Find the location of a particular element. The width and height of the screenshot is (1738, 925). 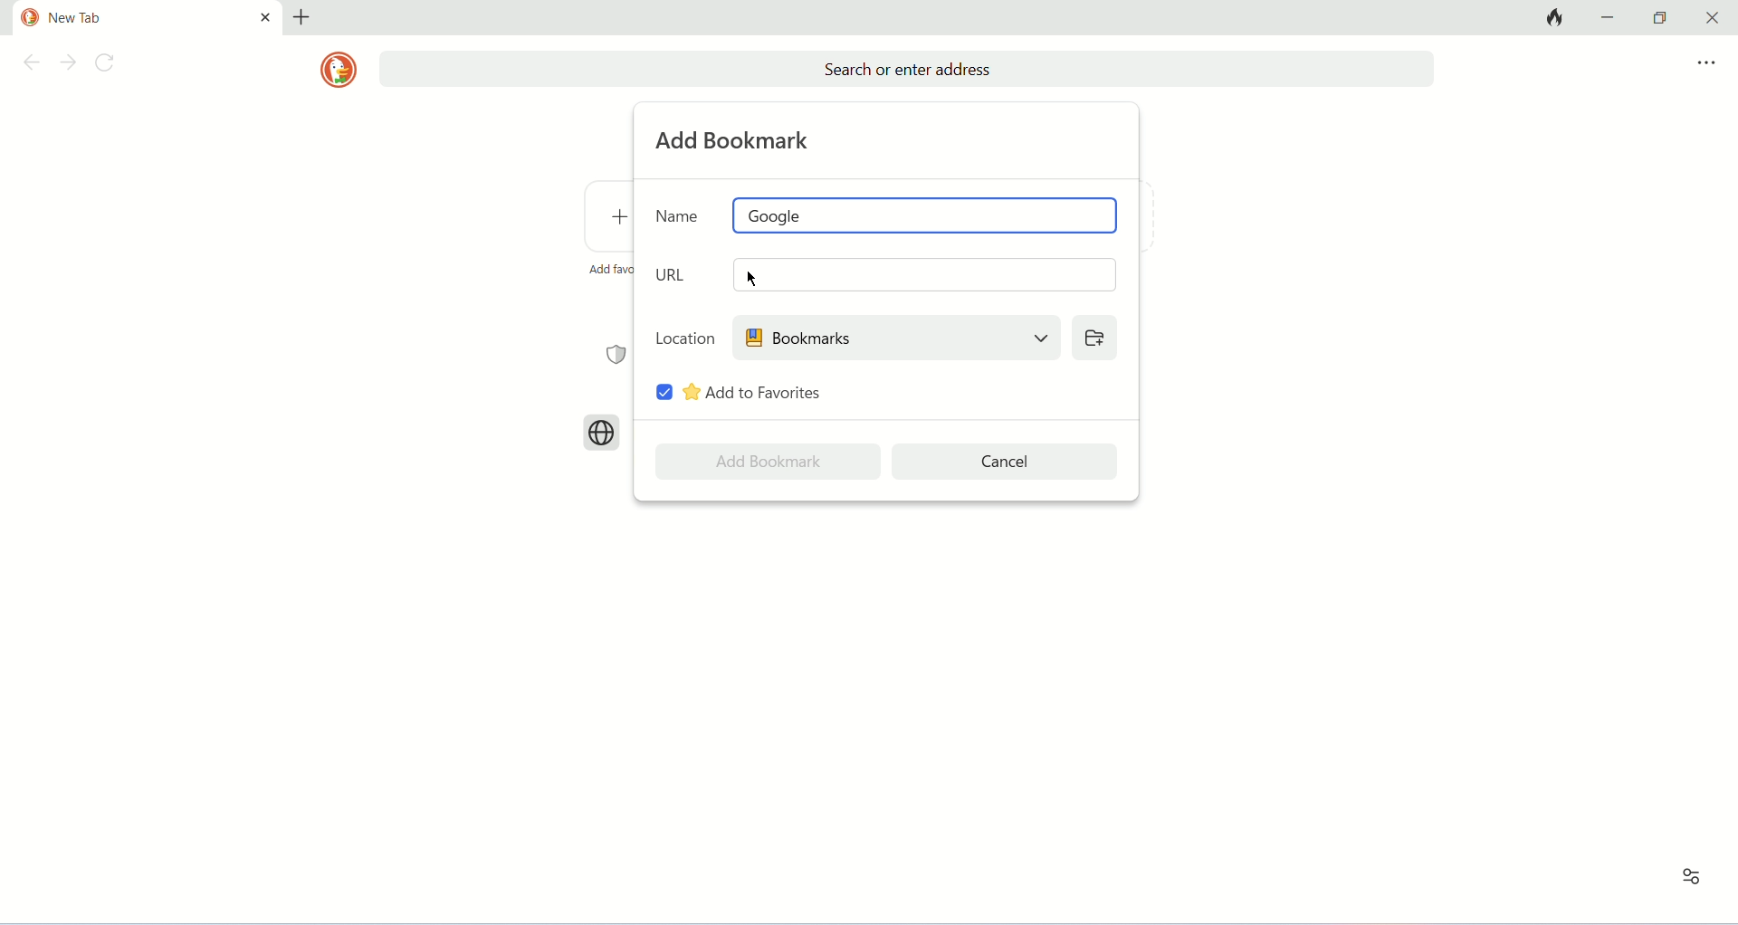

go forward is located at coordinates (68, 64).